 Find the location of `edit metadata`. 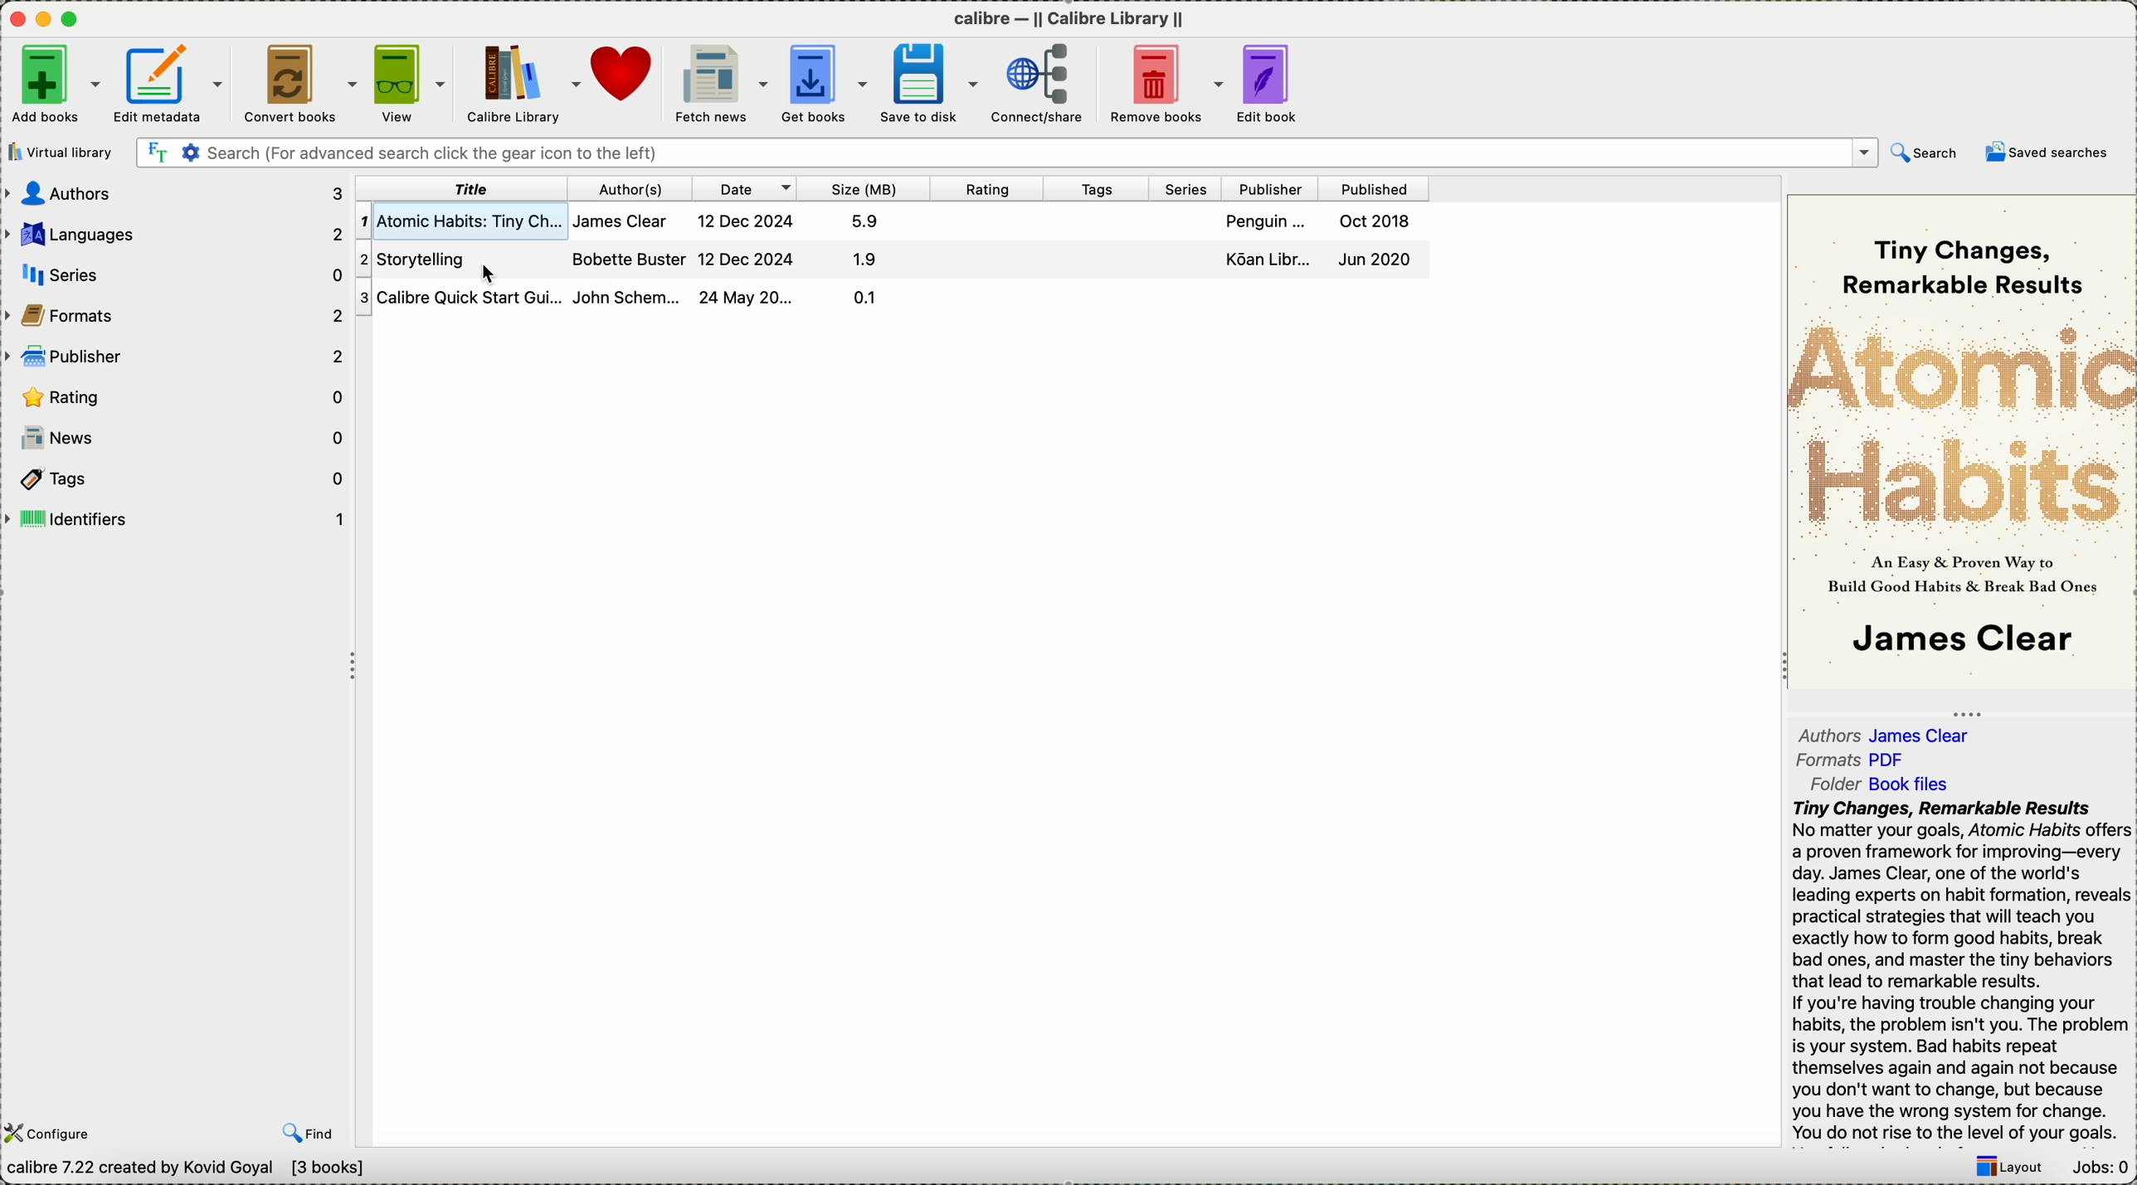

edit metadata is located at coordinates (173, 84).